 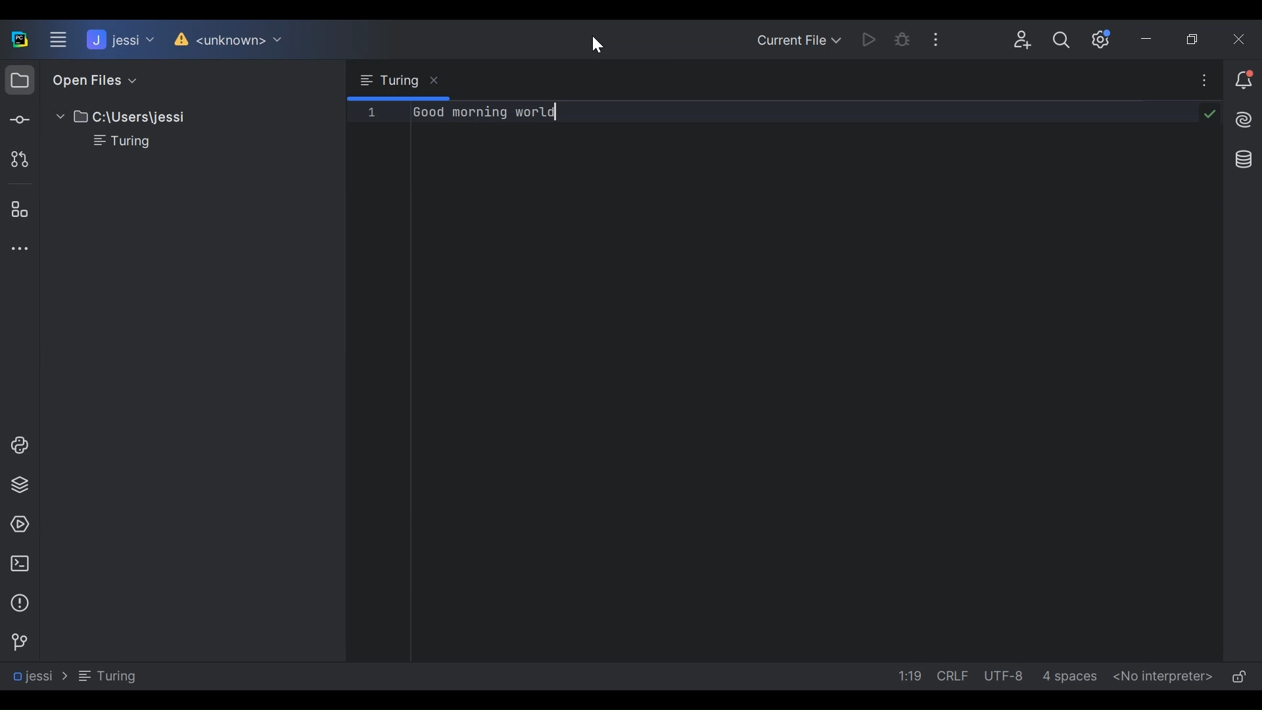 I want to click on code check, so click(x=1209, y=115).